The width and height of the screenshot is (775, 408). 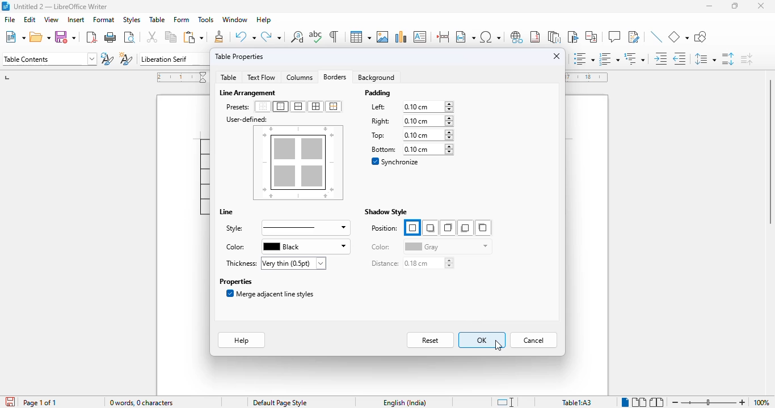 I want to click on toggle print preview, so click(x=130, y=37).